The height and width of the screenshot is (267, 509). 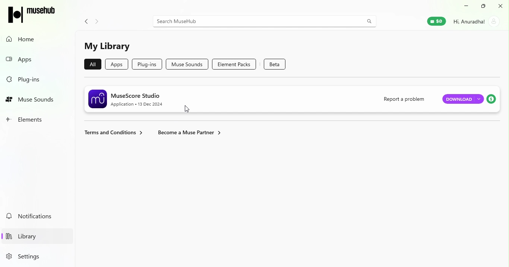 I want to click on Muse wallet, so click(x=432, y=23).